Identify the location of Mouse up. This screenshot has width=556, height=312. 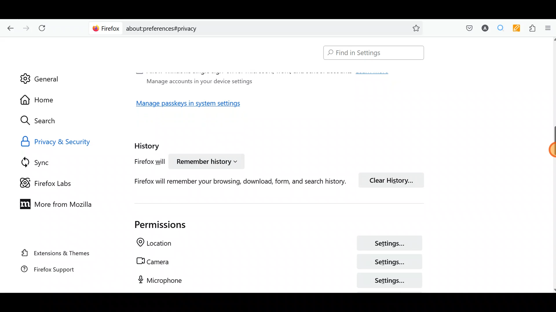
(540, 151).